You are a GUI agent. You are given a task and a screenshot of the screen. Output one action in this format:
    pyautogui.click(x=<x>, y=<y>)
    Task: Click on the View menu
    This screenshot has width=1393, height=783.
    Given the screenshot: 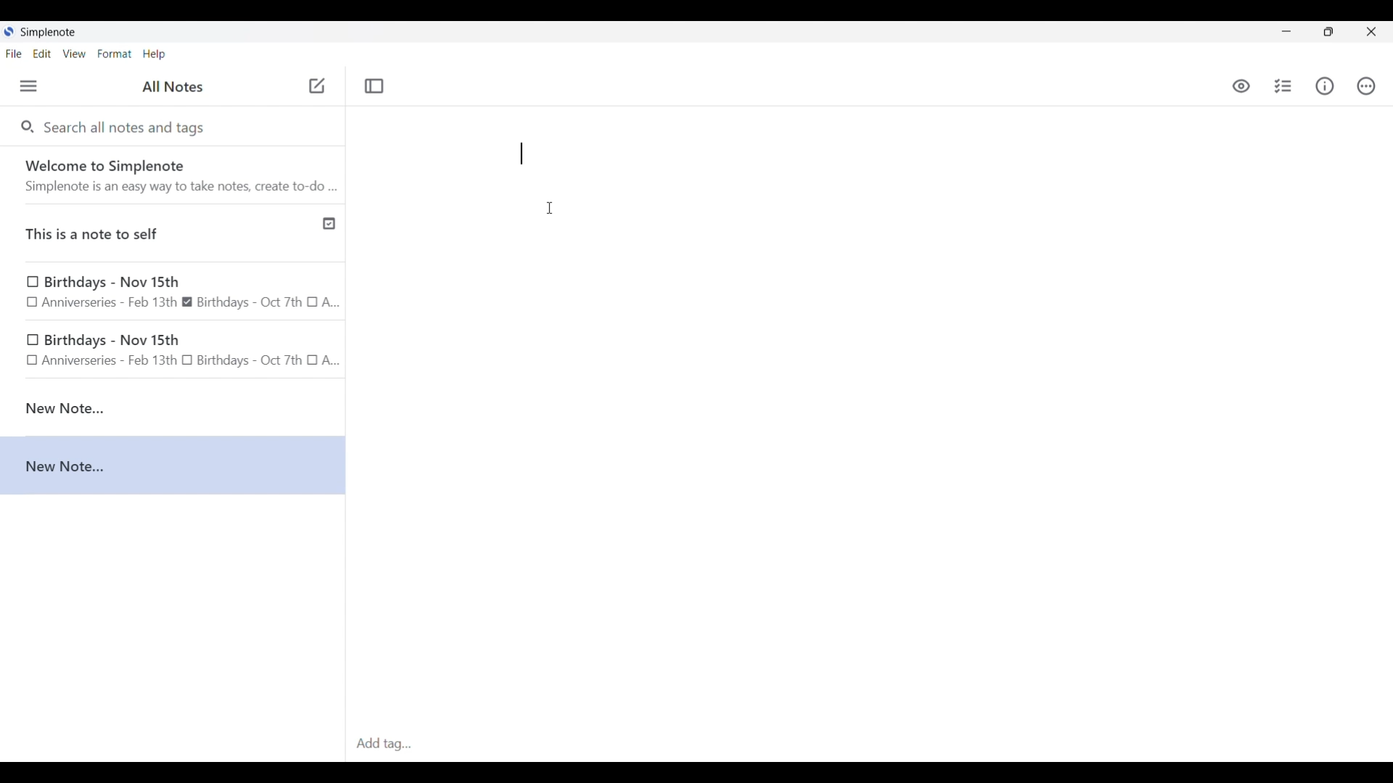 What is the action you would take?
    pyautogui.click(x=75, y=53)
    